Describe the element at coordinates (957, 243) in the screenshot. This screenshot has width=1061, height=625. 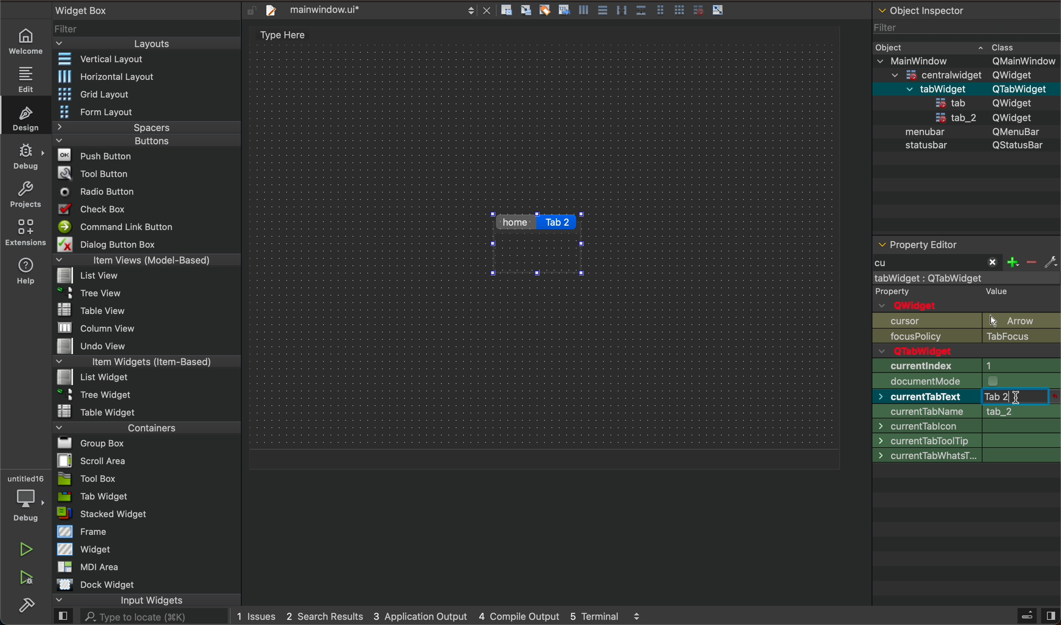
I see `property editor` at that location.